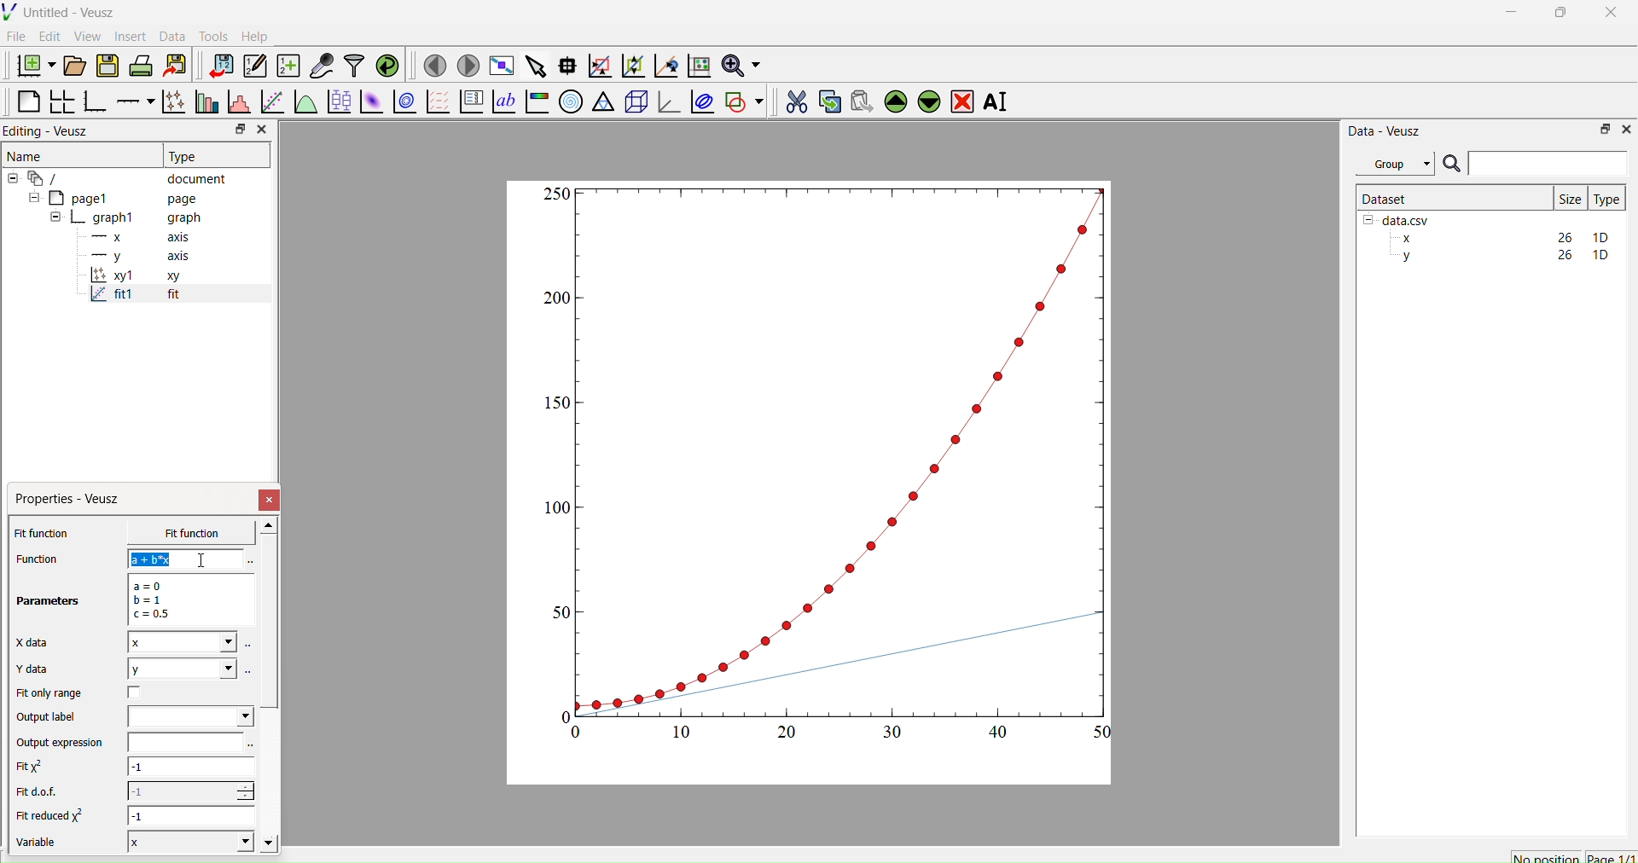 This screenshot has width=1638, height=863. Describe the element at coordinates (261, 130) in the screenshot. I see `Close` at that location.